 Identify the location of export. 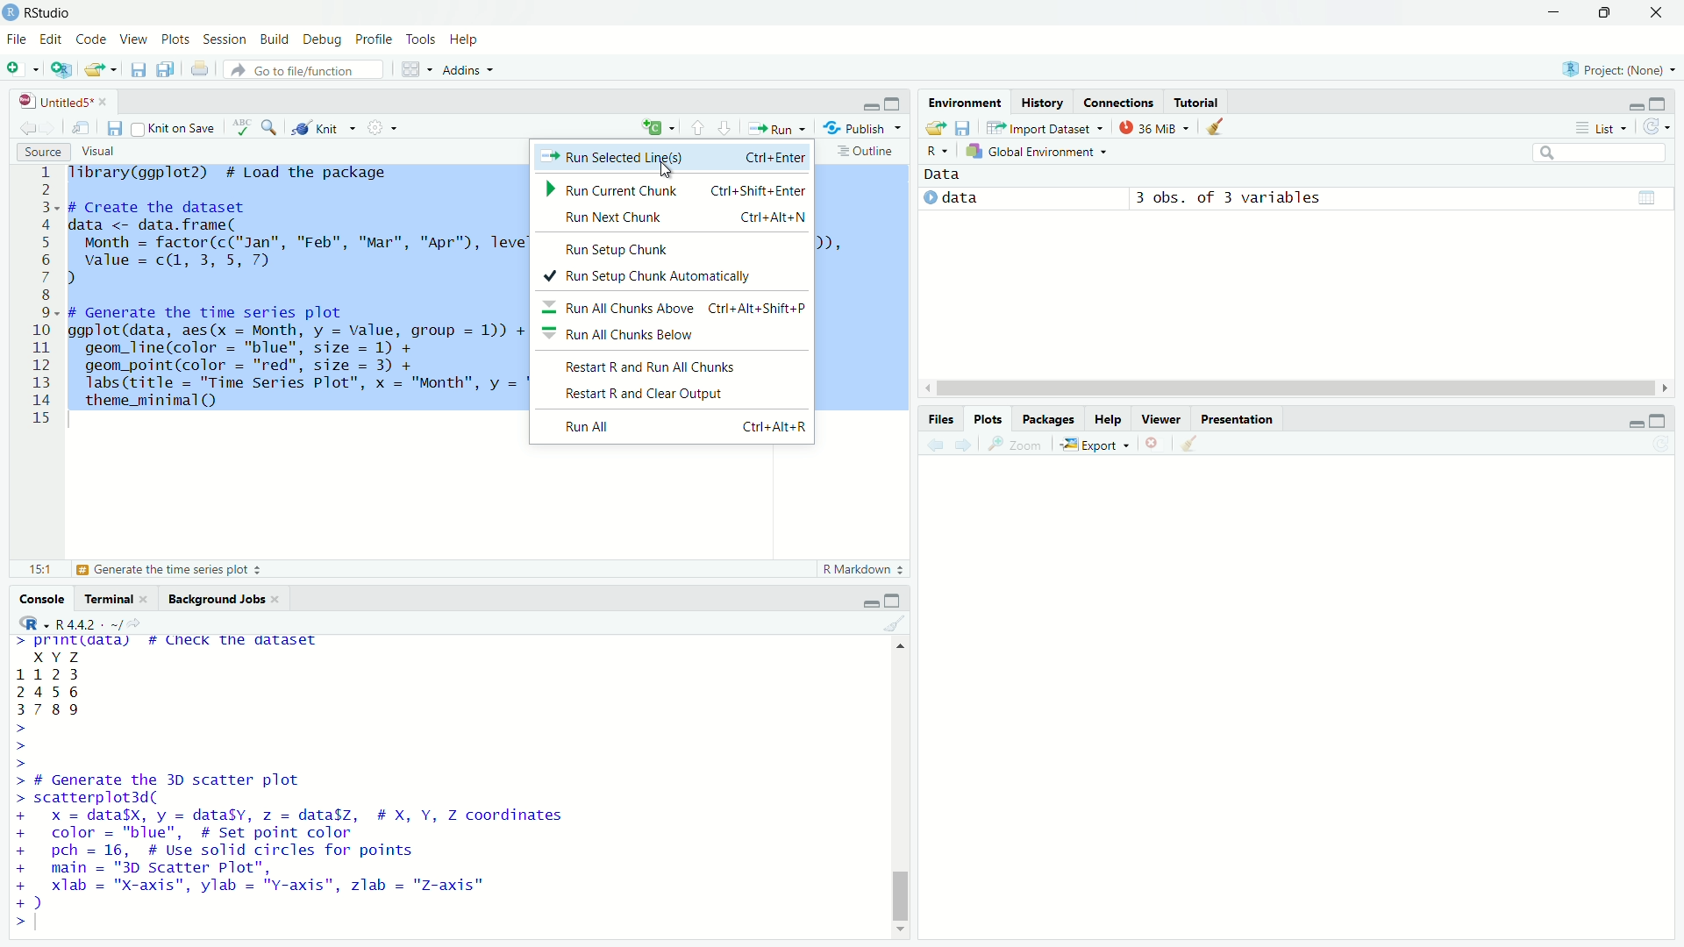
(1095, 444).